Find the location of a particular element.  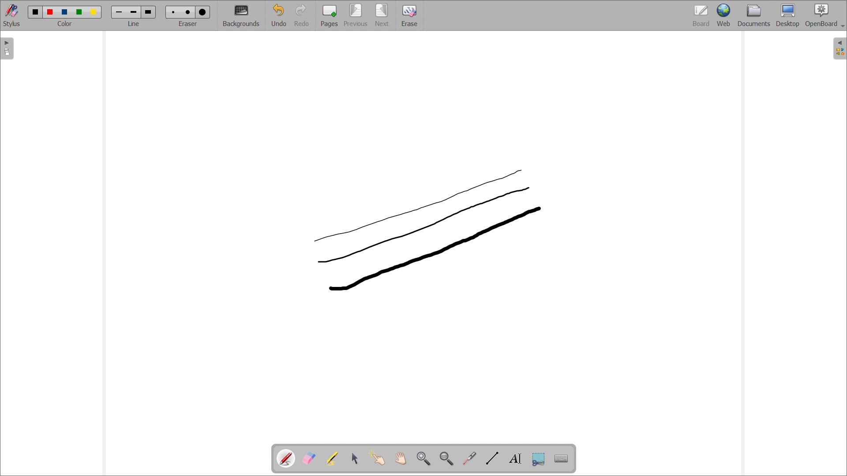

Eraser size is located at coordinates (202, 12).